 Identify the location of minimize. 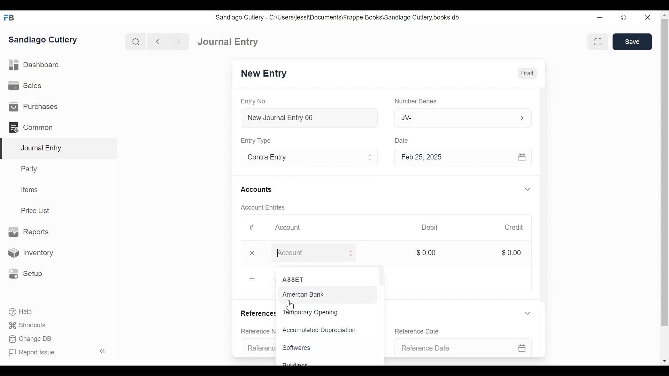
(600, 17).